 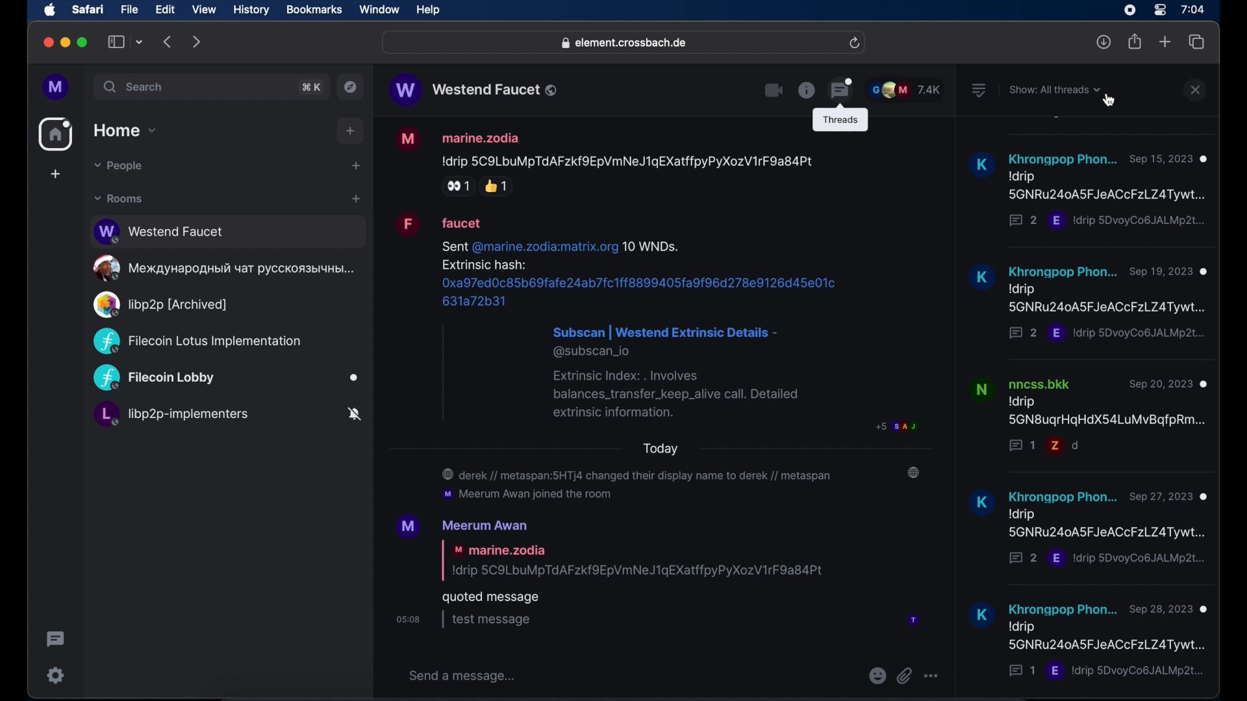 What do you see at coordinates (903, 476) in the screenshot?
I see `participant` at bounding box center [903, 476].